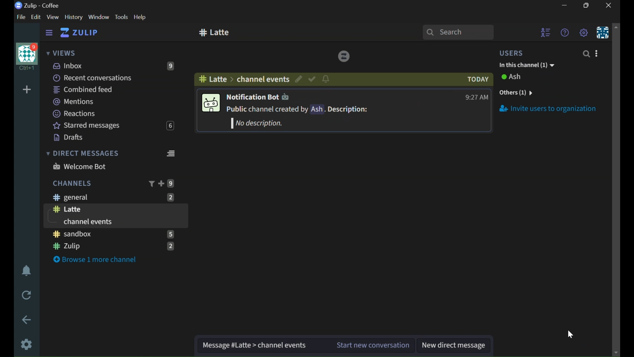 This screenshot has width=634, height=357. What do you see at coordinates (478, 79) in the screenshot?
I see `today` at bounding box center [478, 79].